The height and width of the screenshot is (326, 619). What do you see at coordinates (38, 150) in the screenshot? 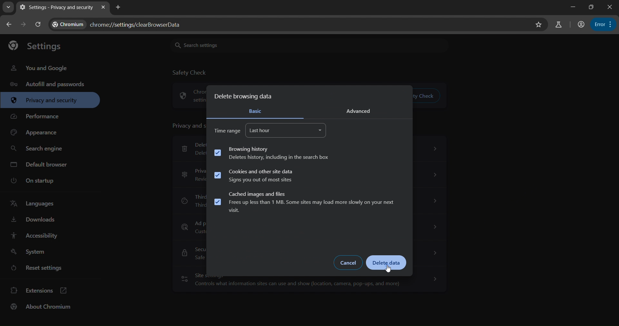
I see `search engine` at bounding box center [38, 150].